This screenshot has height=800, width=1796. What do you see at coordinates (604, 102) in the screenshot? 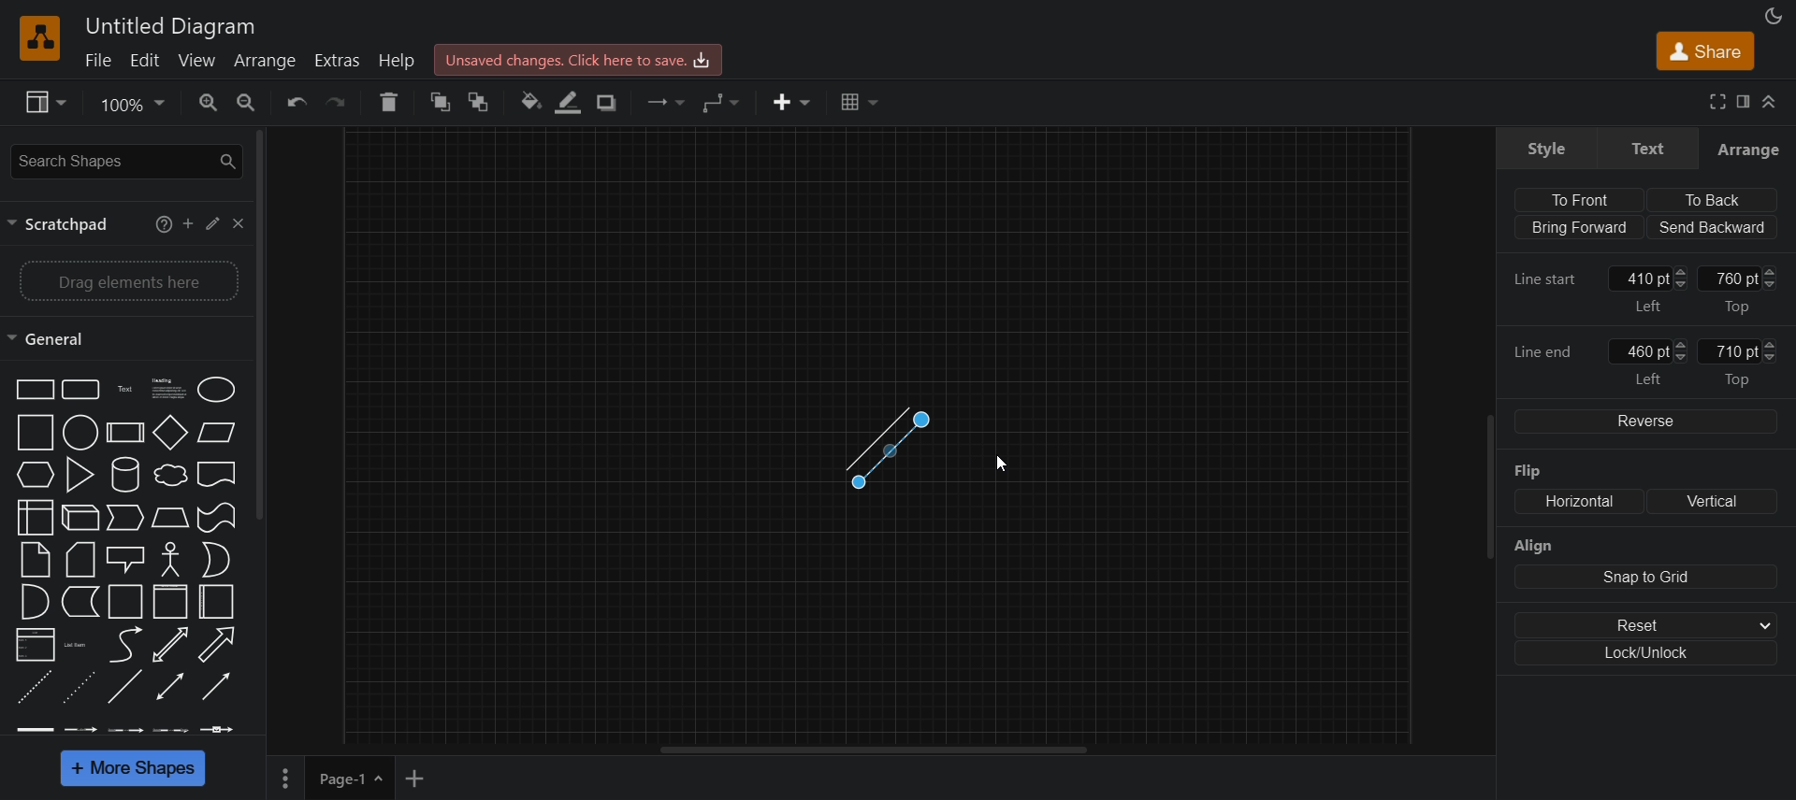
I see `shadow` at bounding box center [604, 102].